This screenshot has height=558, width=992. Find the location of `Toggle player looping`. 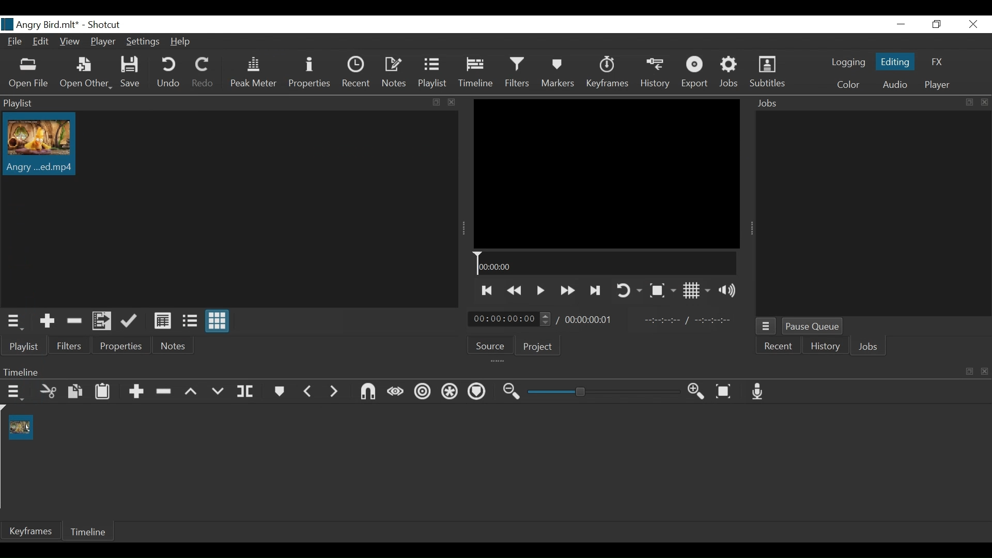

Toggle player looping is located at coordinates (629, 291).